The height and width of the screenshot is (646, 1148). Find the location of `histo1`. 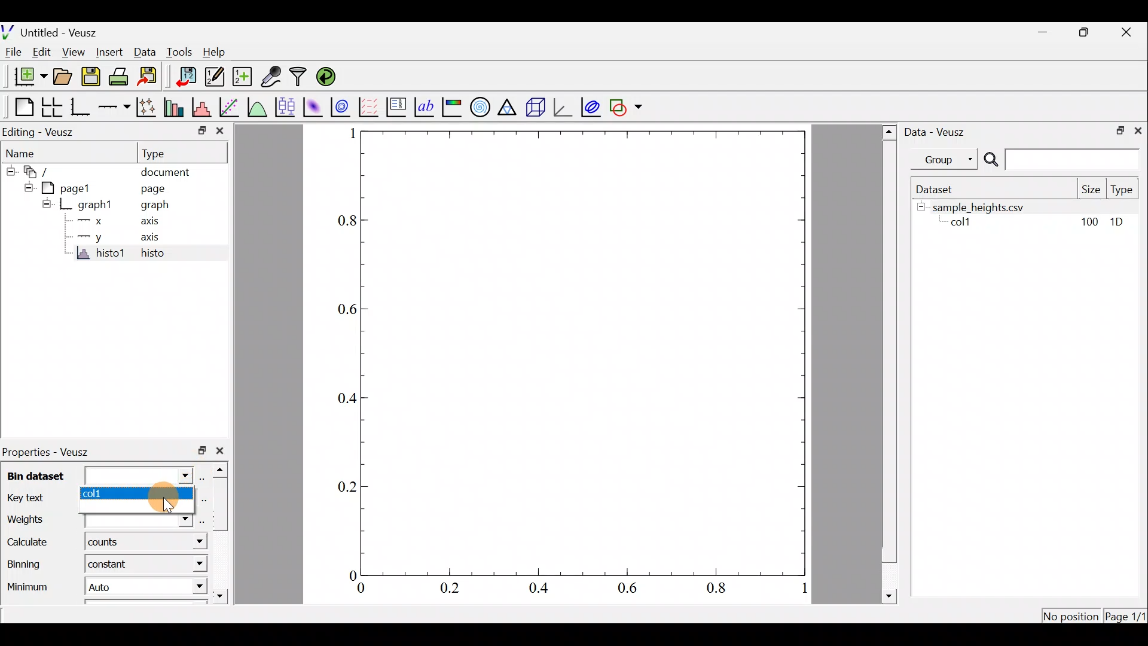

histo1 is located at coordinates (98, 255).